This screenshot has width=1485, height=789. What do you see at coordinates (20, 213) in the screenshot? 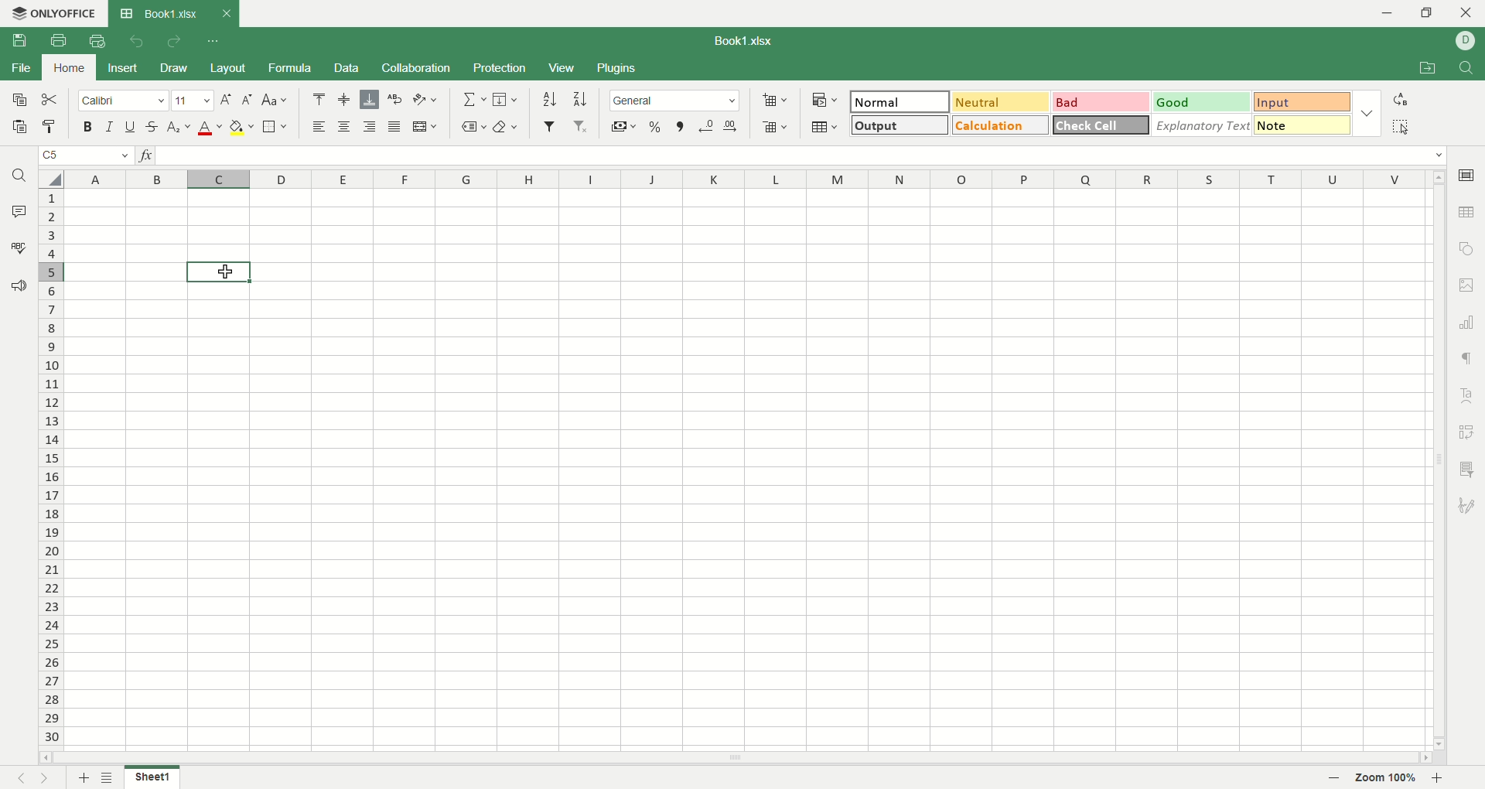
I see `comments` at bounding box center [20, 213].